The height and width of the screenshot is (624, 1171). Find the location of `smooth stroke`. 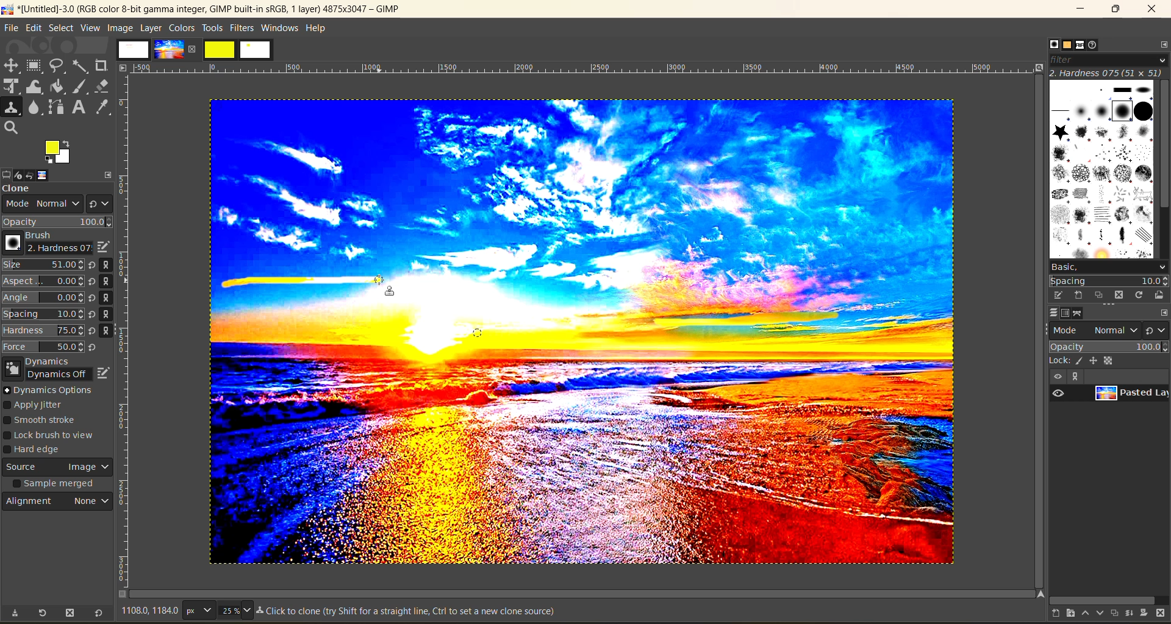

smooth stroke is located at coordinates (44, 421).